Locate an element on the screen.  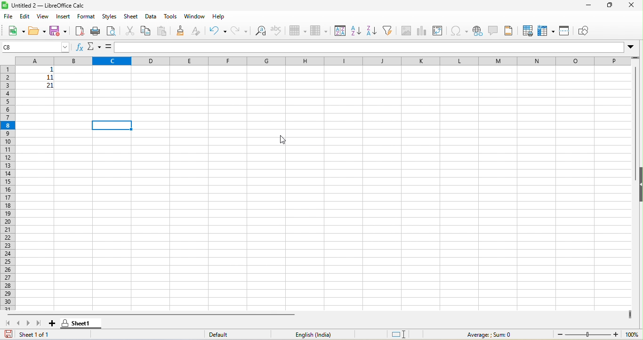
paste is located at coordinates (164, 31).